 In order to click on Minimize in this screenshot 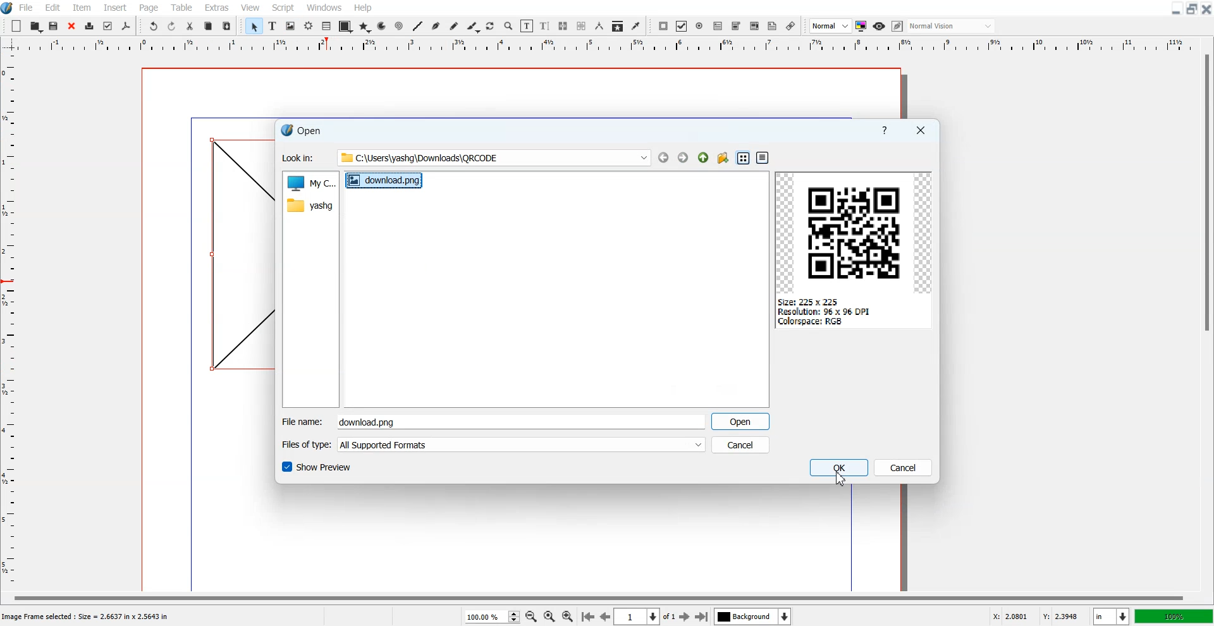, I will do `click(1175, 9)`.